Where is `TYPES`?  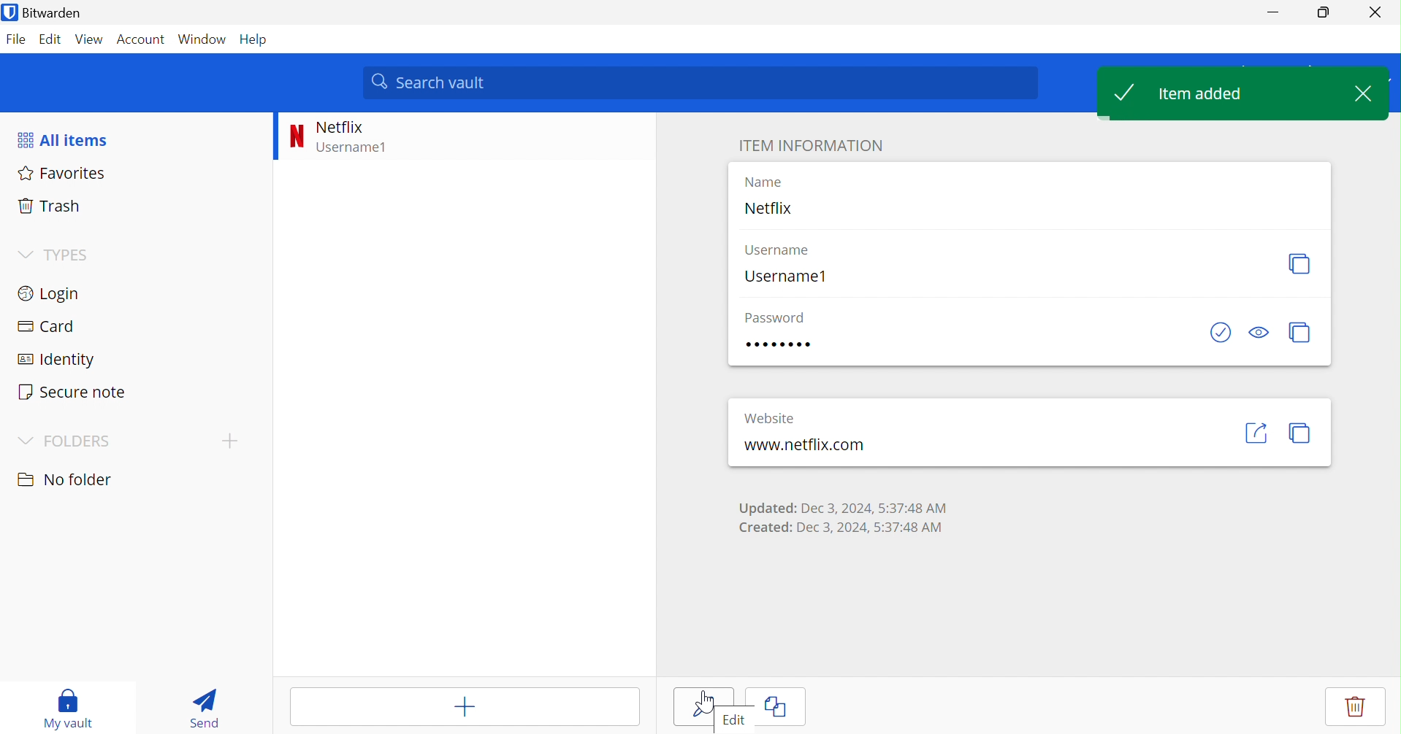
TYPES is located at coordinates (56, 255).